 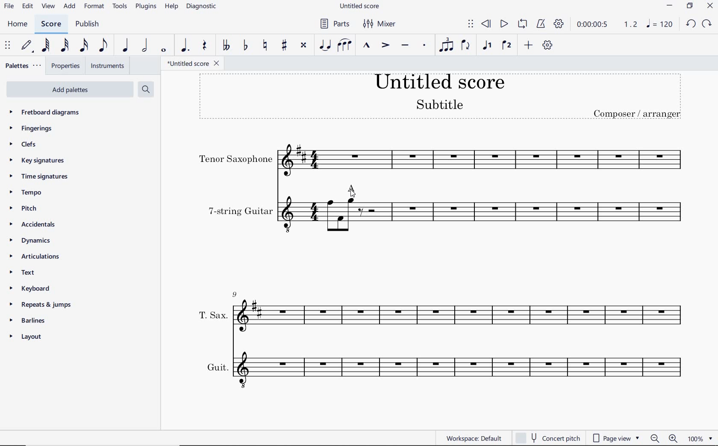 What do you see at coordinates (144, 46) in the screenshot?
I see `HALF NOTE` at bounding box center [144, 46].